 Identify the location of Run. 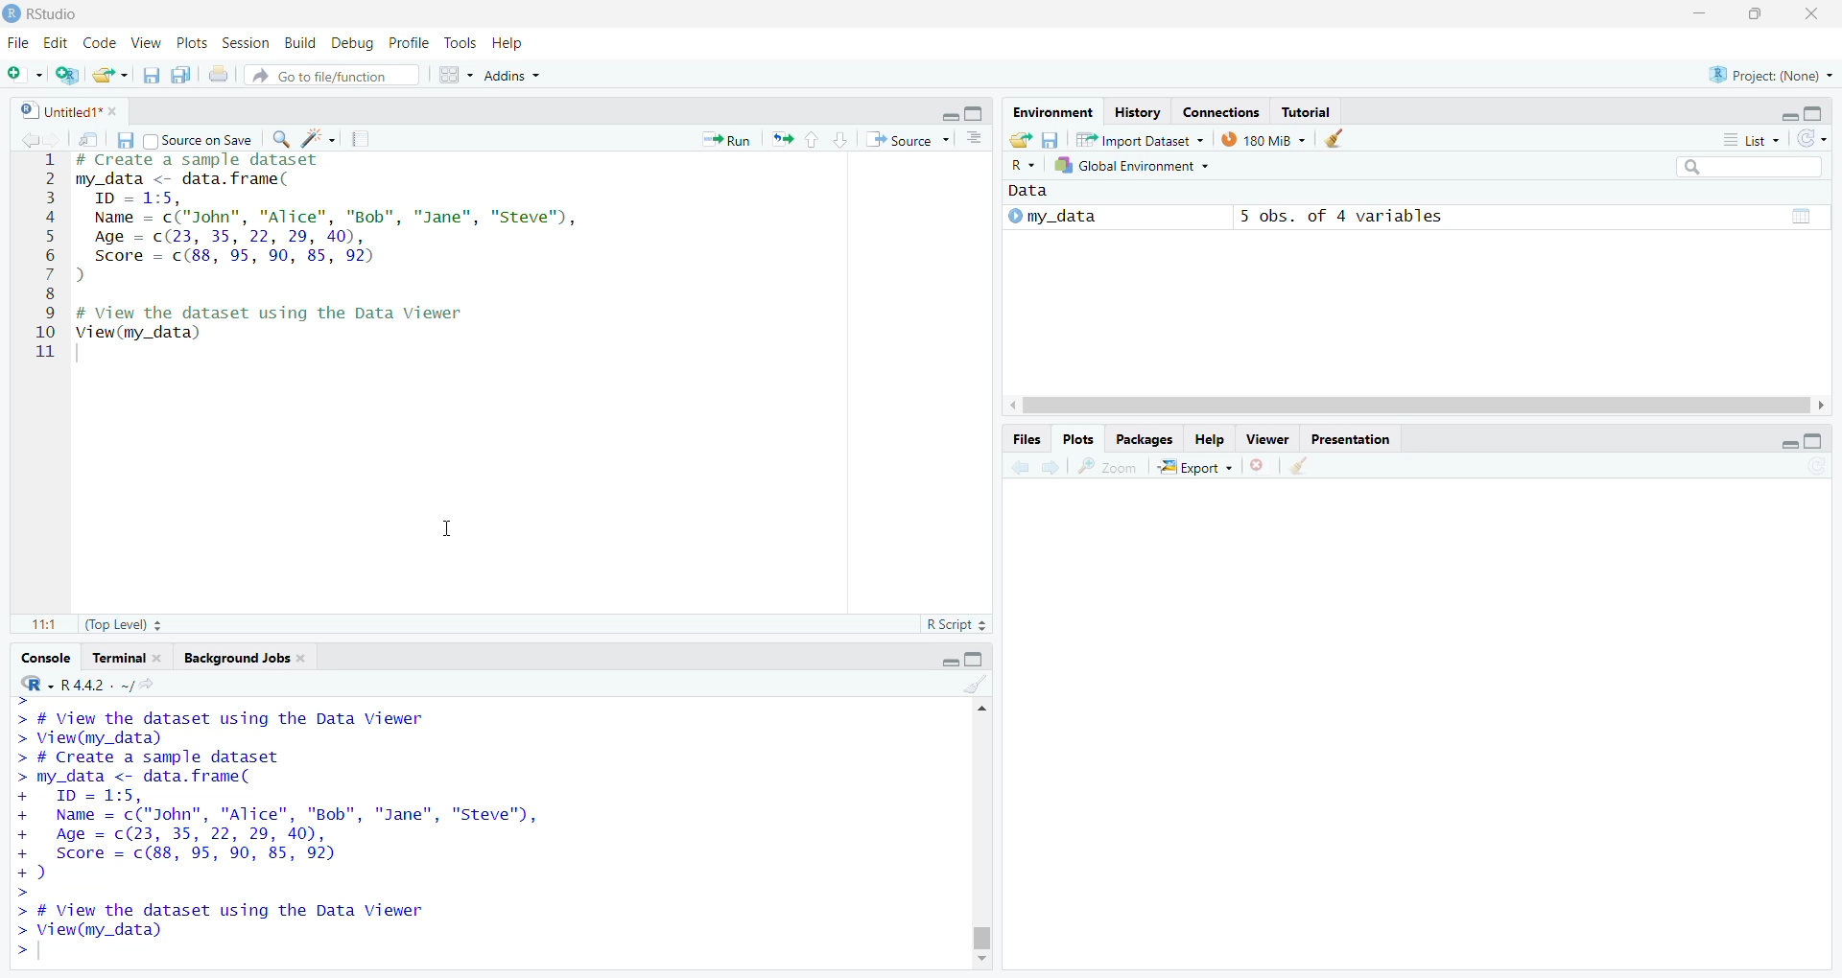
(731, 141).